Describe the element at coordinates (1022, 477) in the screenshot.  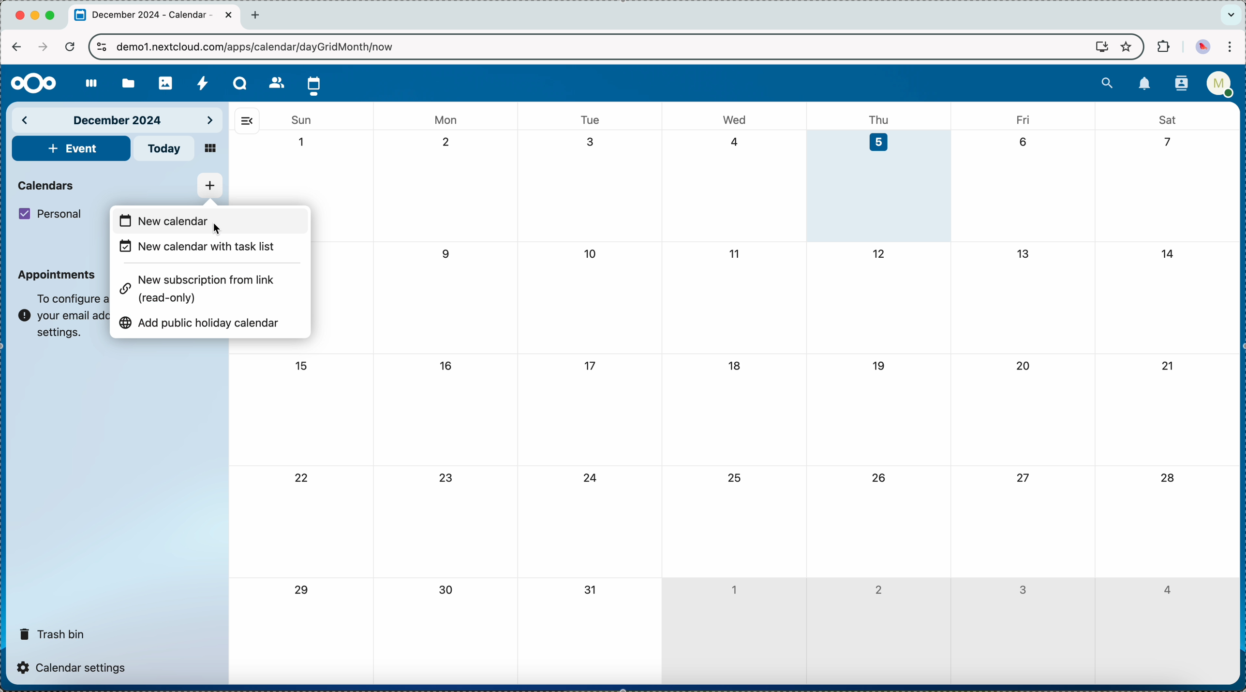
I see `27` at that location.